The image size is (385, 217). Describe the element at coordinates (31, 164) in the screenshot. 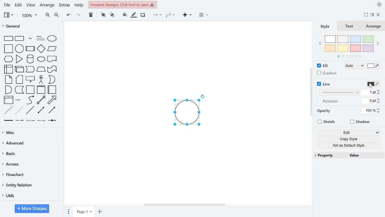

I see `arrows` at that location.